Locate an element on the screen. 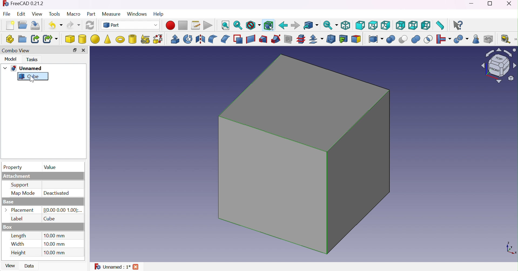  Windows is located at coordinates (137, 14).